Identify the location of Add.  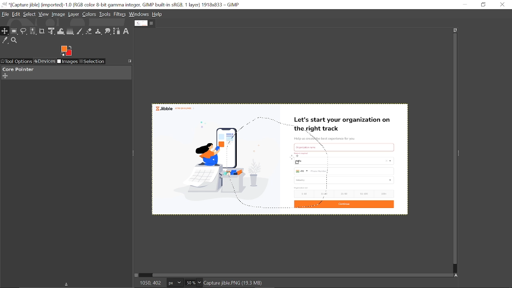
(5, 76).